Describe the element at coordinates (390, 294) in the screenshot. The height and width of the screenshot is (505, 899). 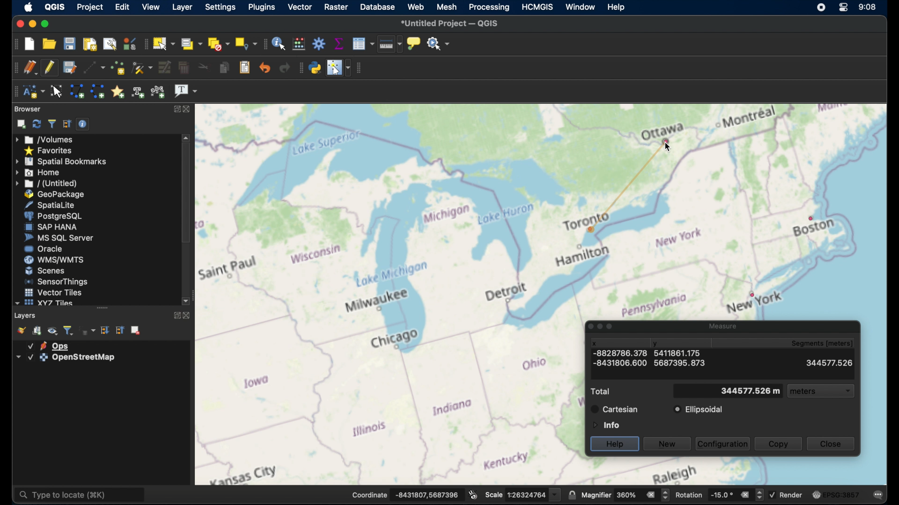
I see `open street map` at that location.